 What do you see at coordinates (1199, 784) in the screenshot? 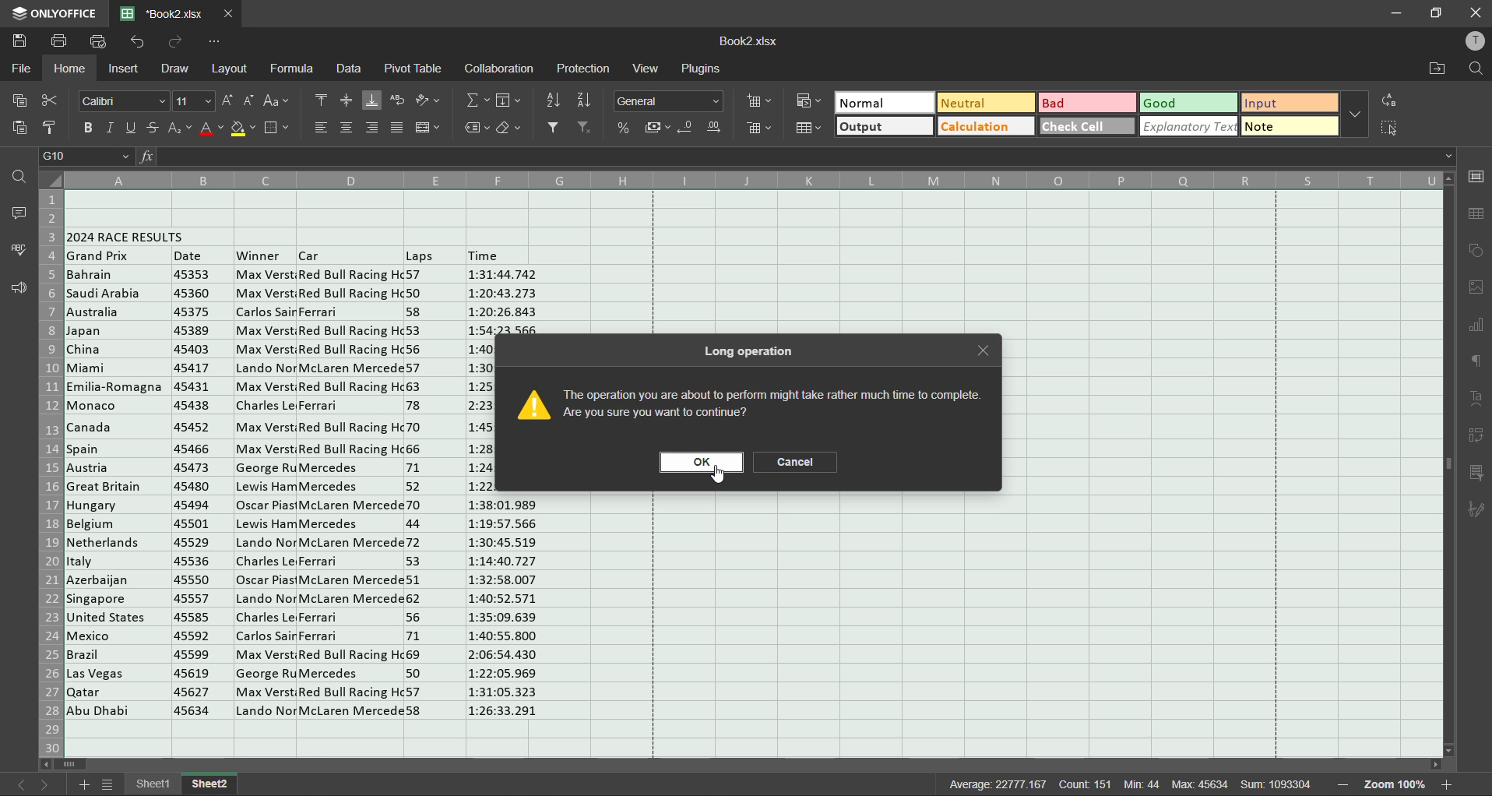
I see `max` at bounding box center [1199, 784].